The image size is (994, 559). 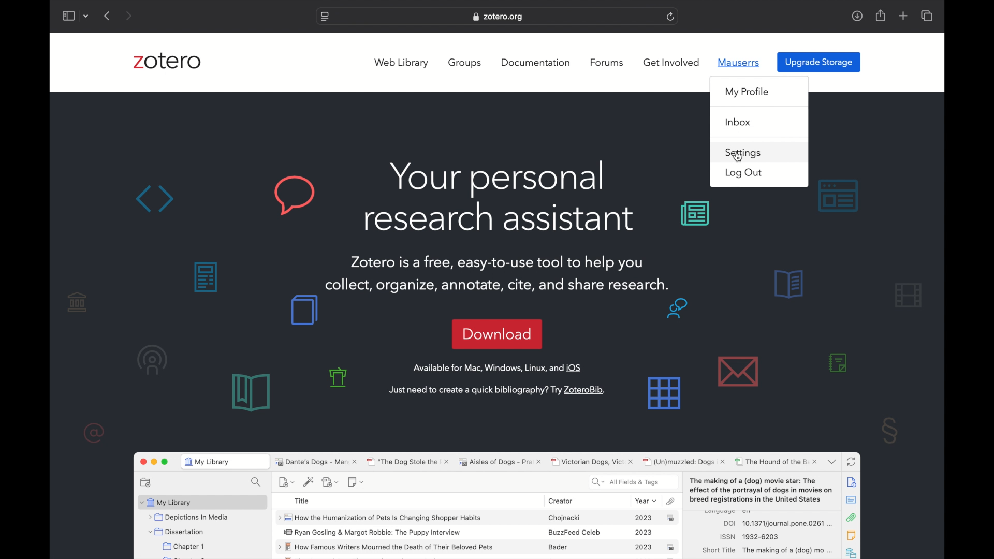 What do you see at coordinates (739, 122) in the screenshot?
I see `inbox` at bounding box center [739, 122].